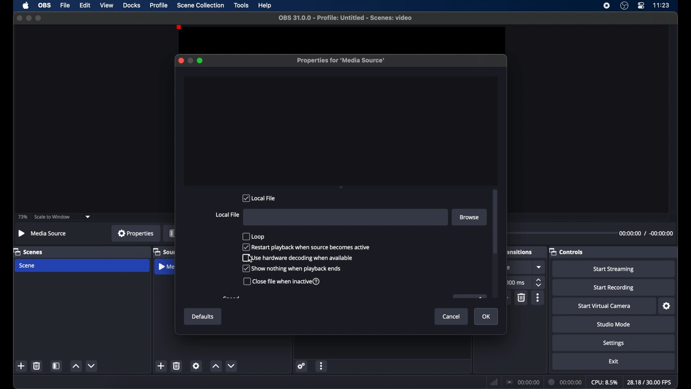  Describe the element at coordinates (196, 366) in the screenshot. I see `settings` at that location.